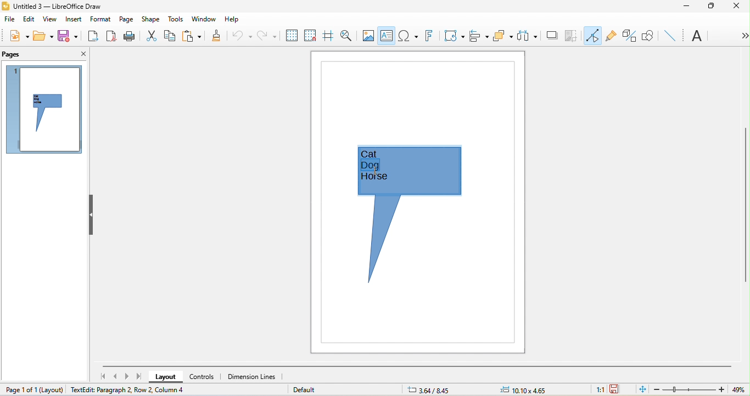 Image resolution: width=750 pixels, height=396 pixels. Describe the element at coordinates (418, 365) in the screenshot. I see `horizontal scroll bar` at that location.